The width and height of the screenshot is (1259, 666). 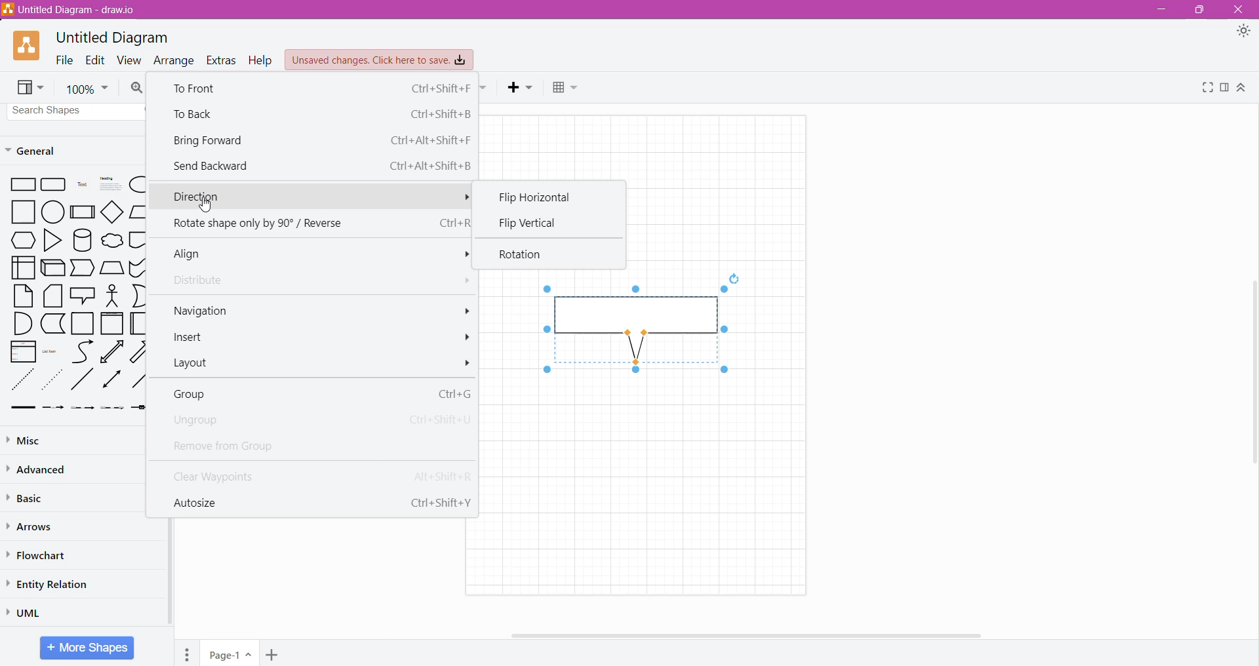 I want to click on preparation, so click(x=20, y=241).